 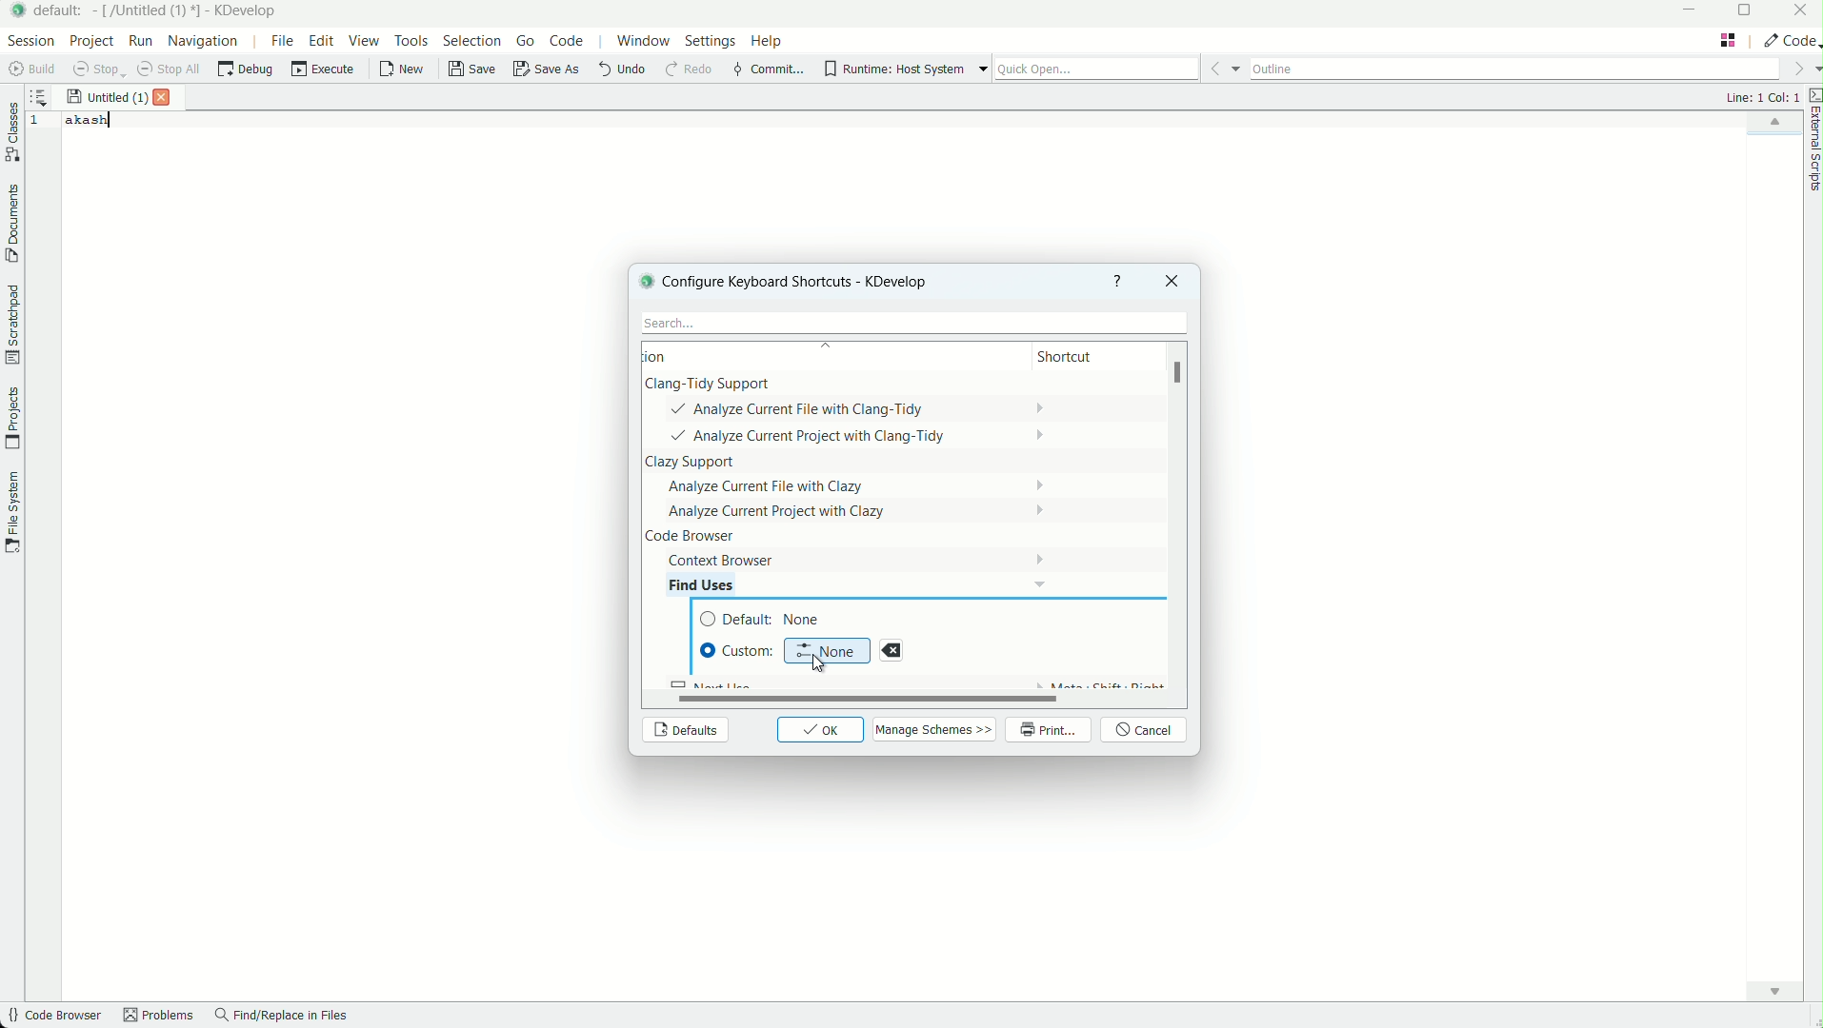 What do you see at coordinates (1170, 281) in the screenshot?
I see `close window` at bounding box center [1170, 281].